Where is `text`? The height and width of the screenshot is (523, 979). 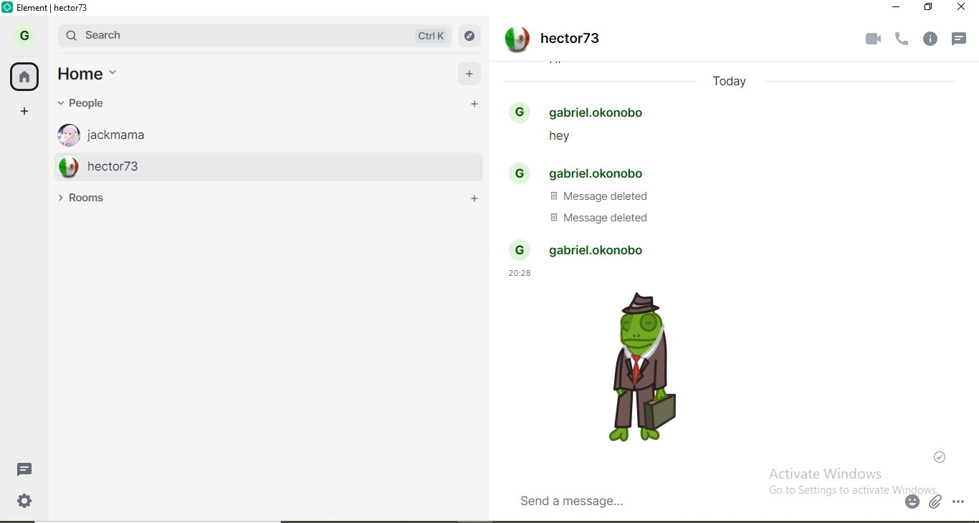 text is located at coordinates (557, 138).